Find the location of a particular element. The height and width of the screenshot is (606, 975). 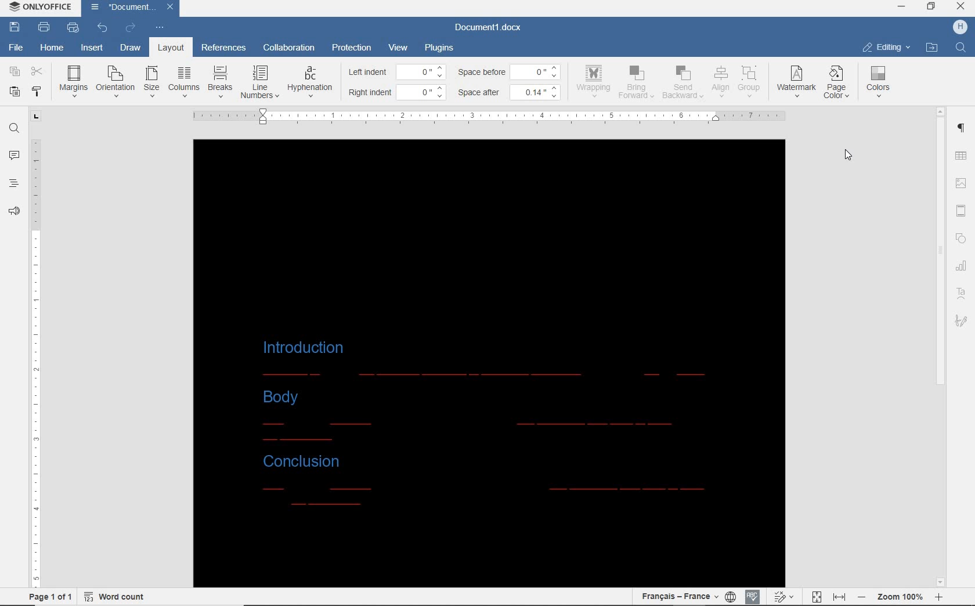

page color added to the document background is located at coordinates (493, 360).